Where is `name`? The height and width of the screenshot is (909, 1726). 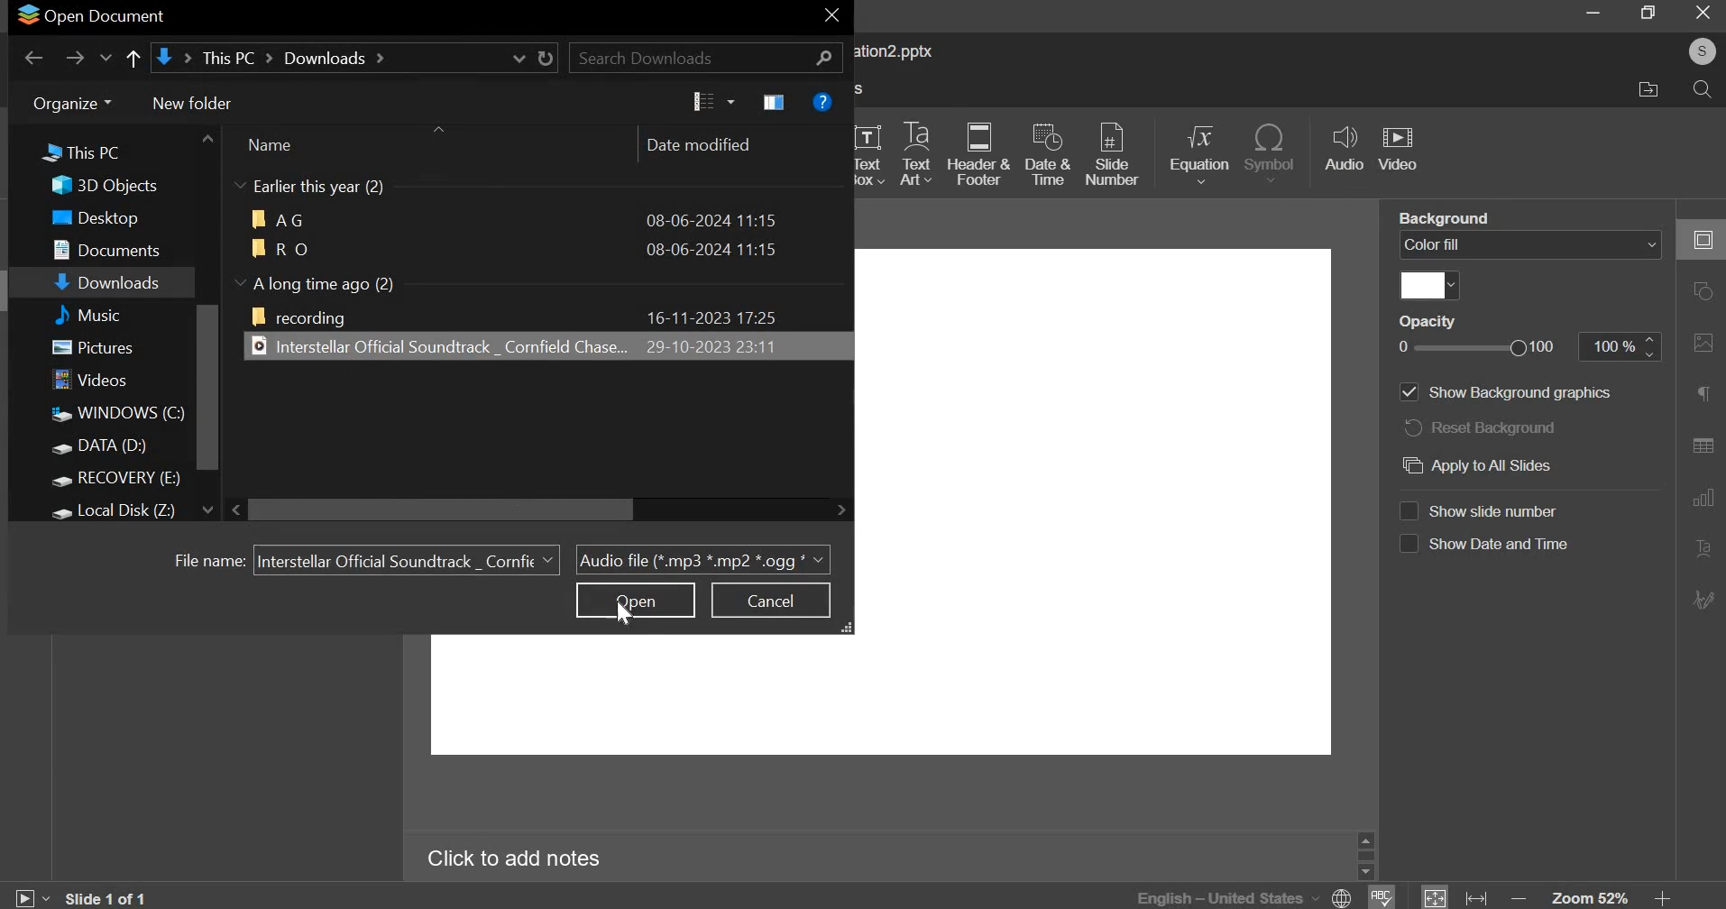 name is located at coordinates (279, 145).